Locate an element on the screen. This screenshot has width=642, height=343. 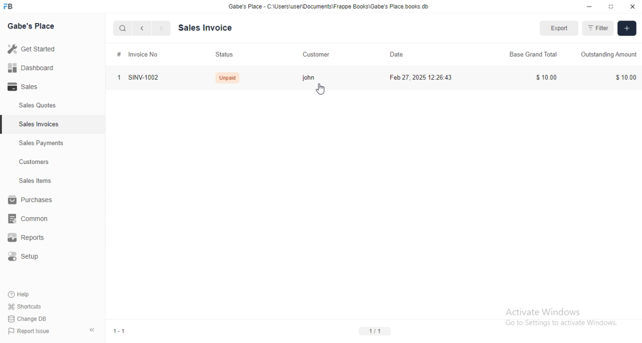
$10.00 is located at coordinates (626, 77).